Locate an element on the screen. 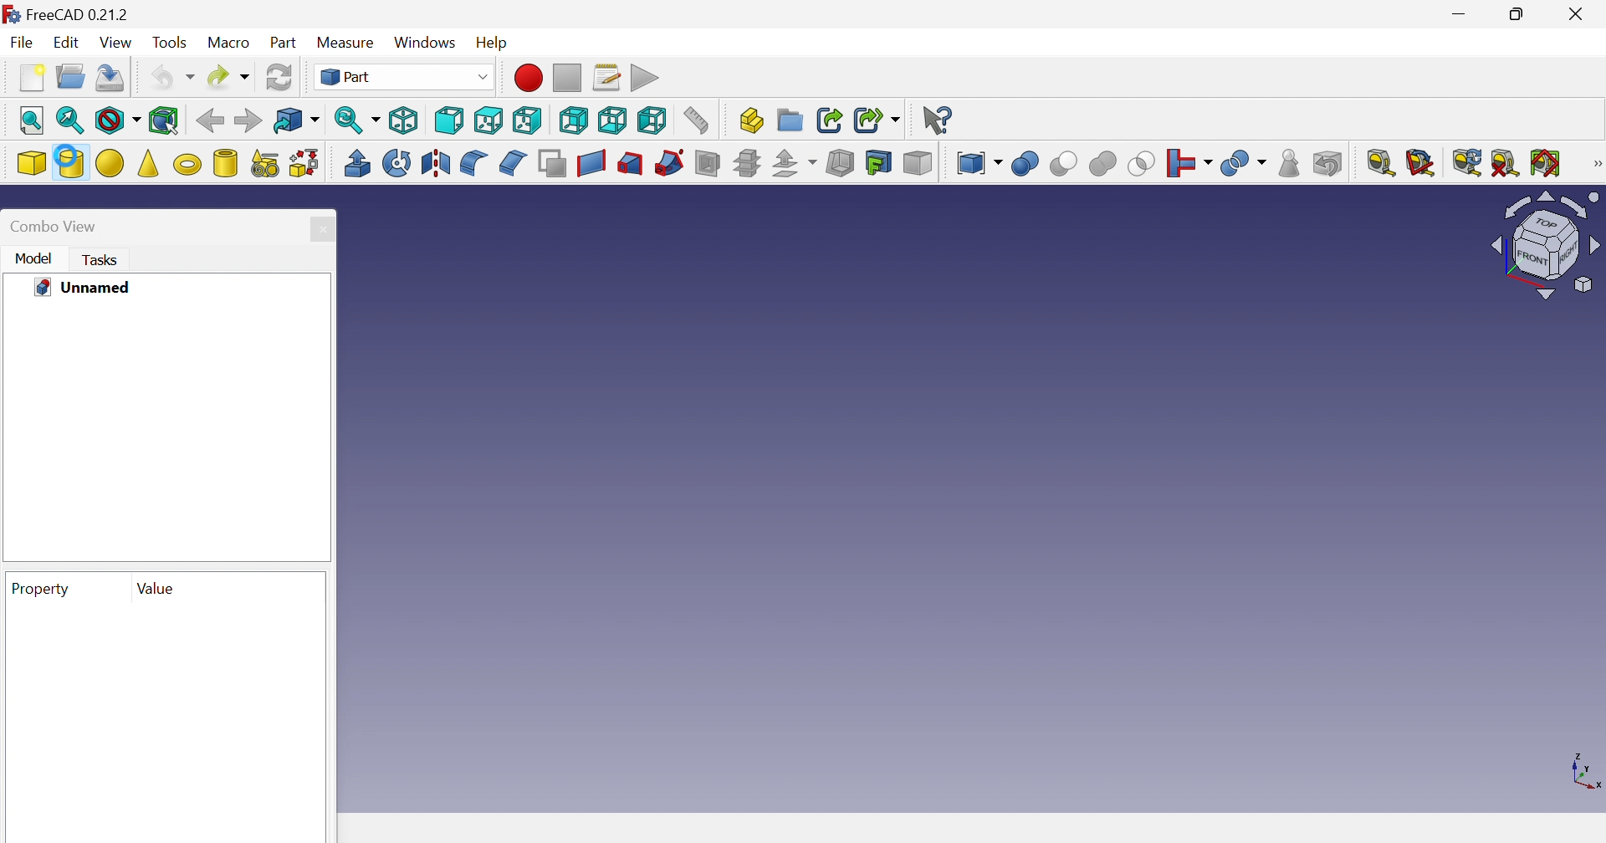 Image resolution: width=1606 pixels, height=843 pixels. Part is located at coordinates (284, 44).